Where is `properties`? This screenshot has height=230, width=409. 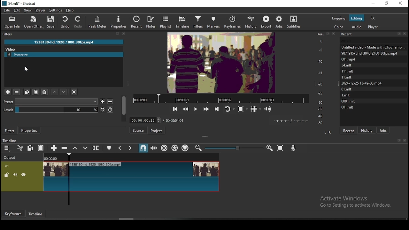 properties is located at coordinates (30, 131).